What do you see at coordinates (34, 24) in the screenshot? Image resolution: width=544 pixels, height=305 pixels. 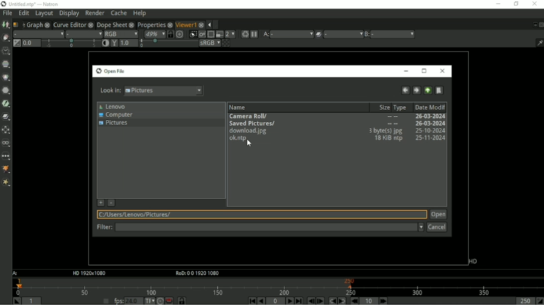 I see `Graph` at bounding box center [34, 24].